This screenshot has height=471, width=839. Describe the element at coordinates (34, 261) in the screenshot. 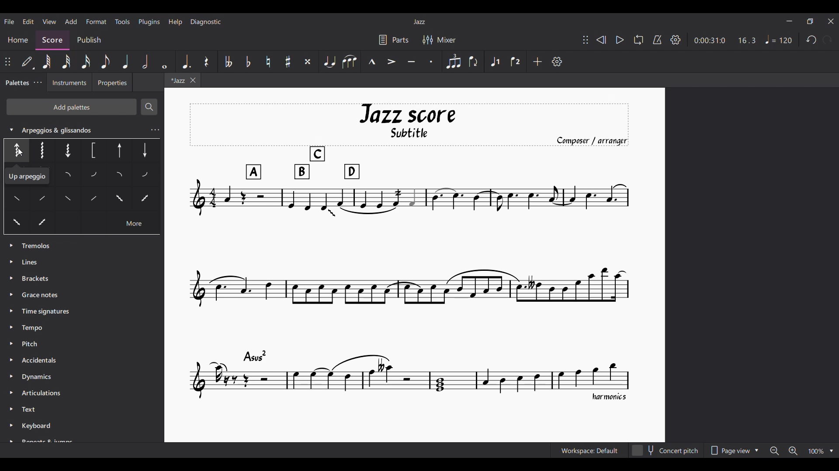

I see `Lines` at that location.